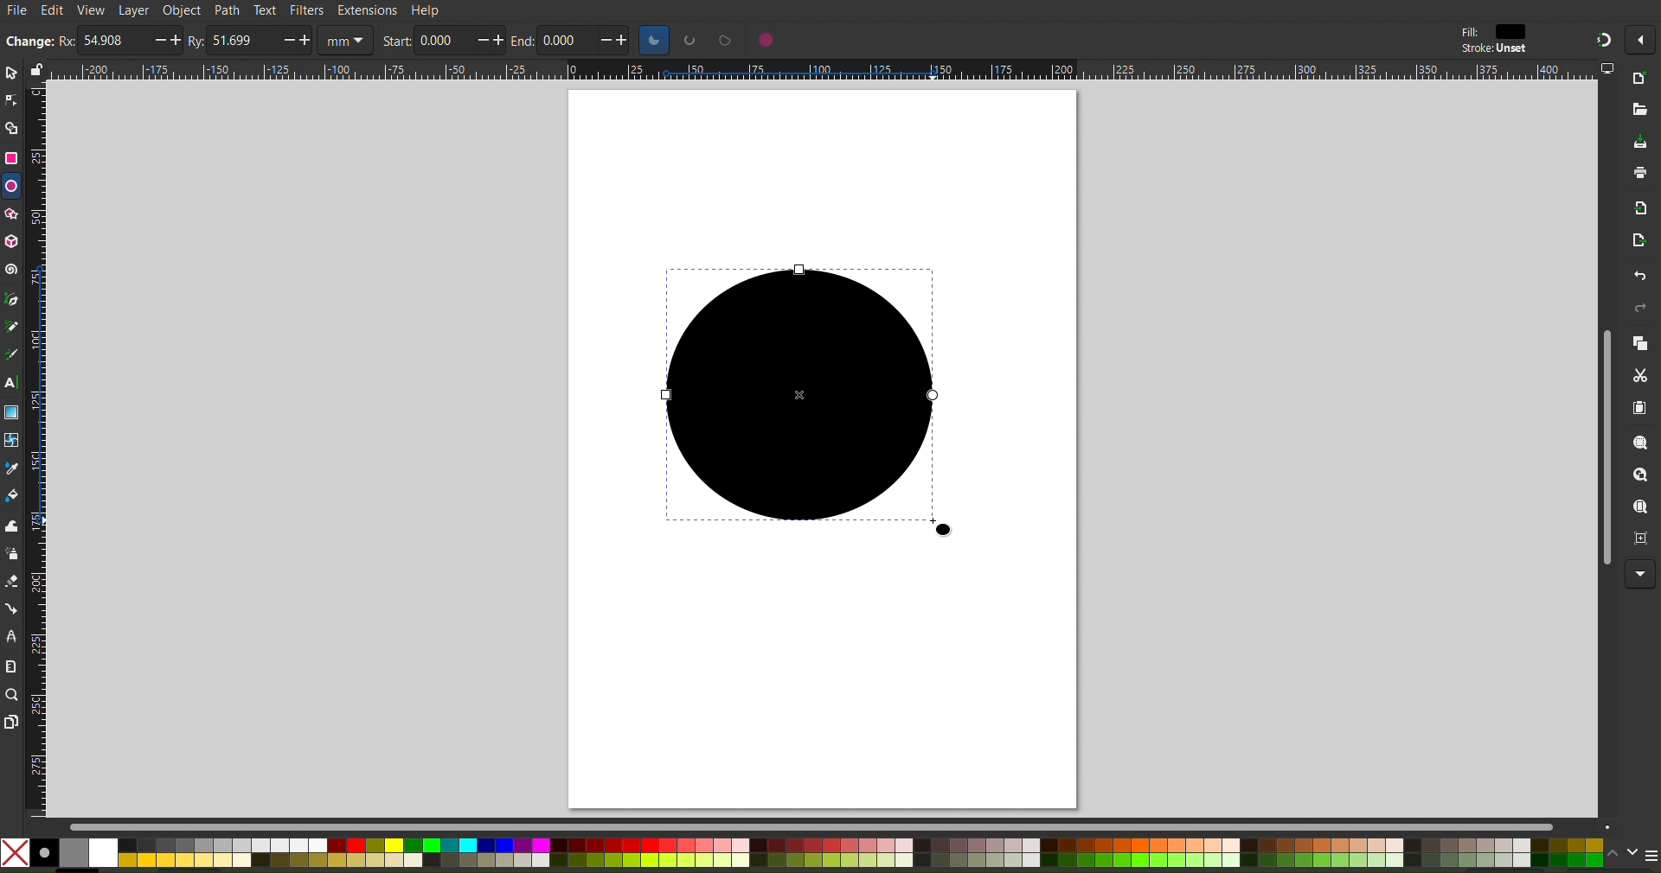 Image resolution: width=1661 pixels, height=873 pixels. Describe the element at coordinates (11, 666) in the screenshot. I see `Measure Tool` at that location.